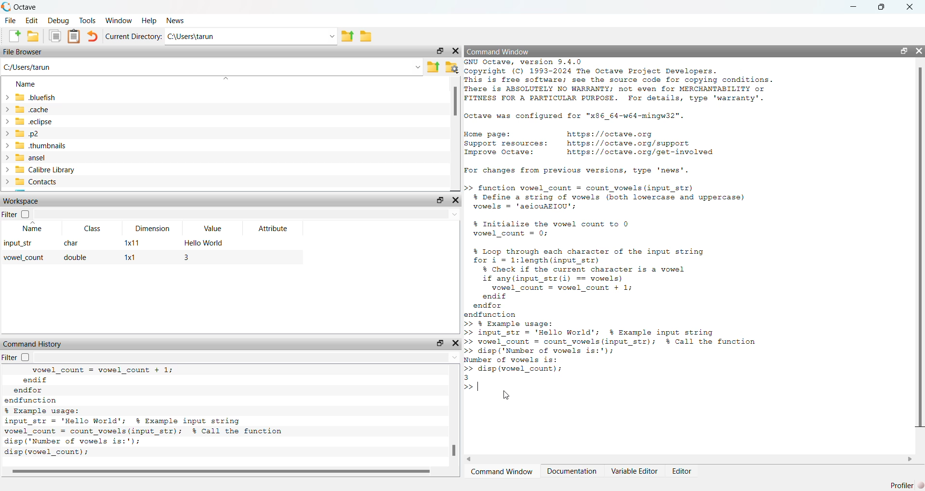 The width and height of the screenshot is (925, 491). Describe the element at coordinates (27, 84) in the screenshot. I see `Name` at that location.